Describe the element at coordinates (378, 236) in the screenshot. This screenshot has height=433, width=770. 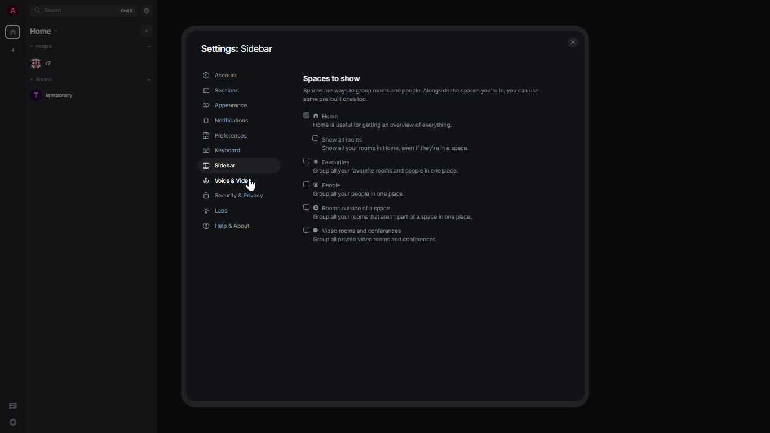
I see `video rooms and conferences` at that location.